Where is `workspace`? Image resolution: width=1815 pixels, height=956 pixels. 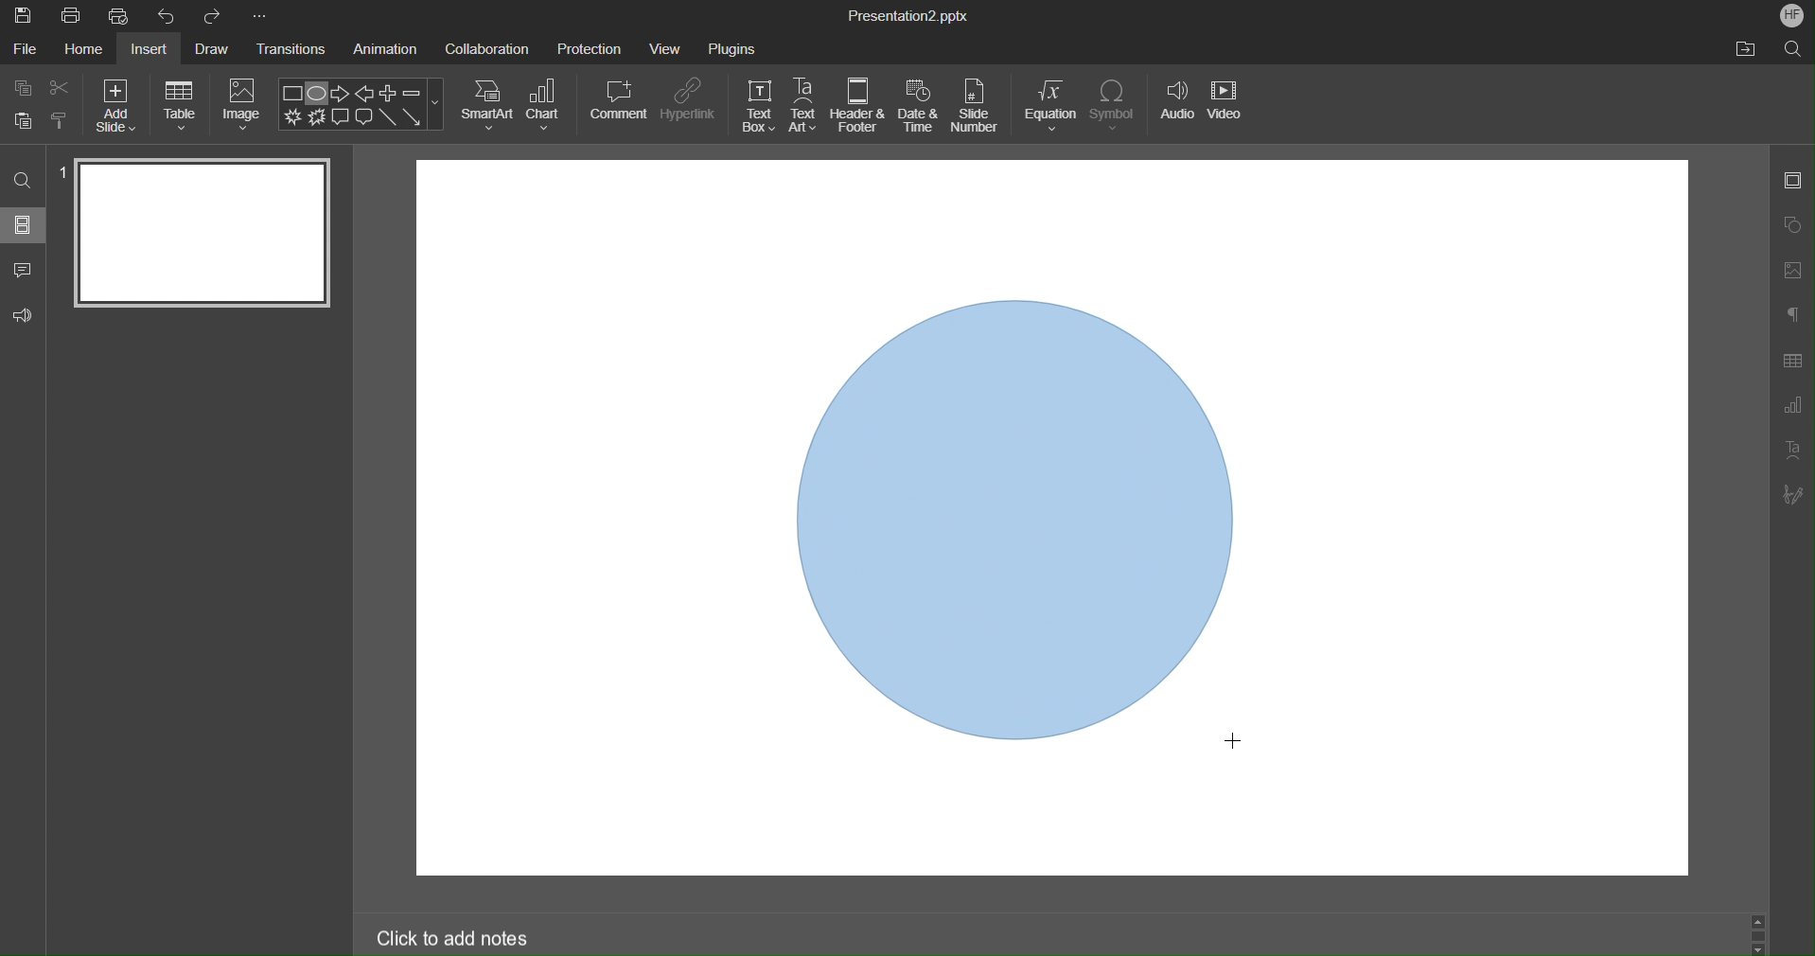
workspace is located at coordinates (1027, 221).